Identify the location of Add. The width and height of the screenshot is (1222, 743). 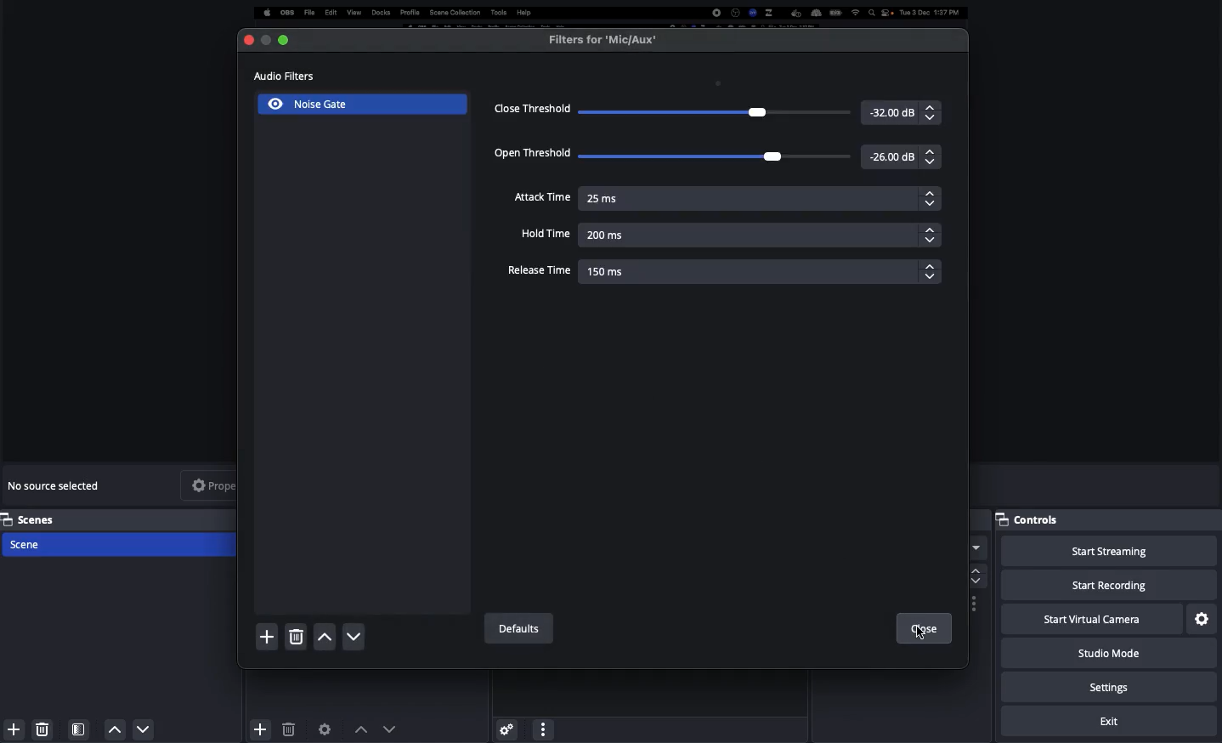
(267, 637).